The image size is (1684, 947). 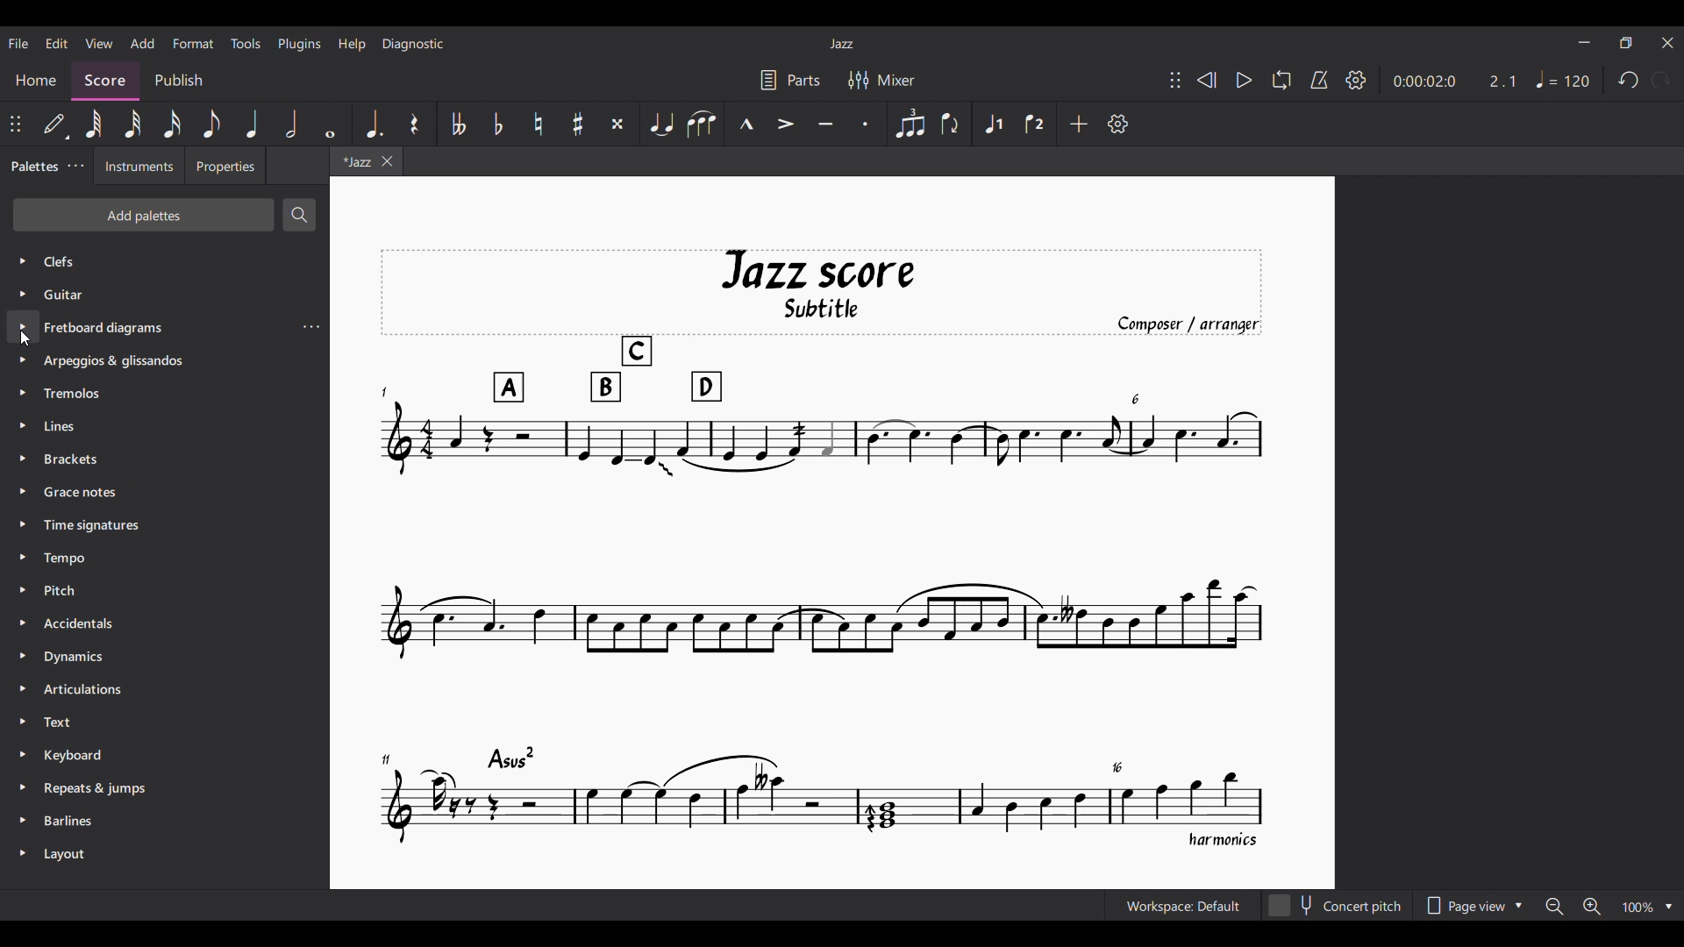 What do you see at coordinates (910, 125) in the screenshot?
I see `Tuplet` at bounding box center [910, 125].